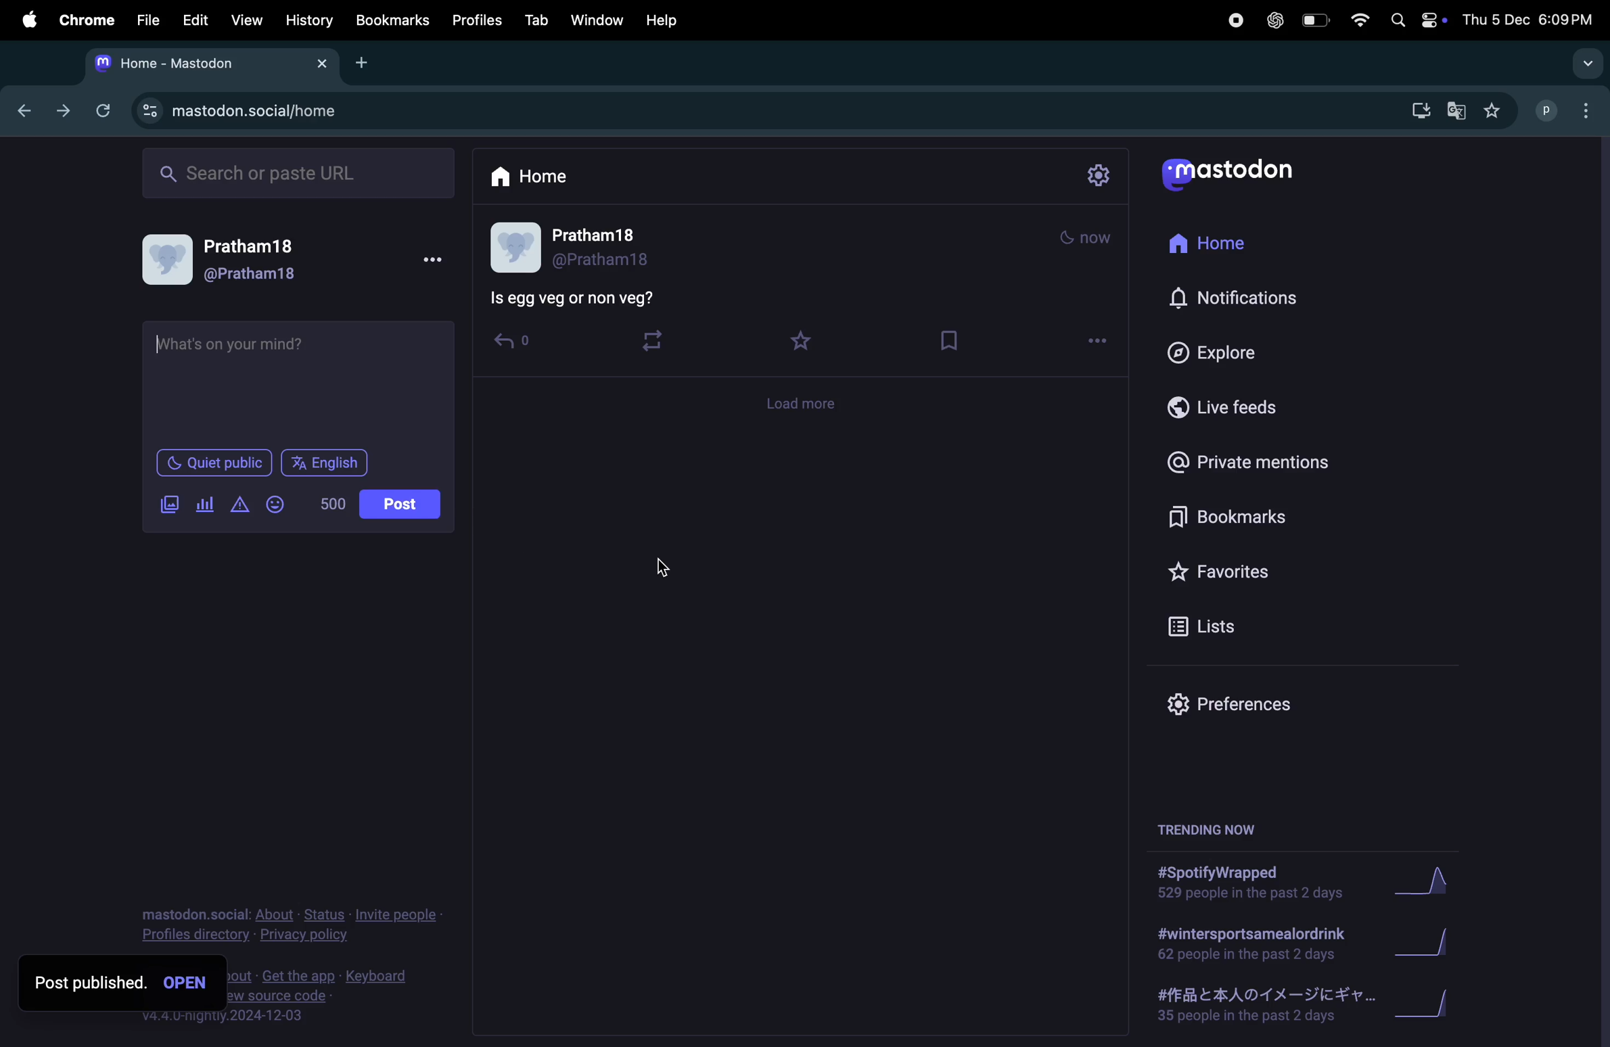 The height and width of the screenshot is (1047, 1610). What do you see at coordinates (597, 20) in the screenshot?
I see `window` at bounding box center [597, 20].